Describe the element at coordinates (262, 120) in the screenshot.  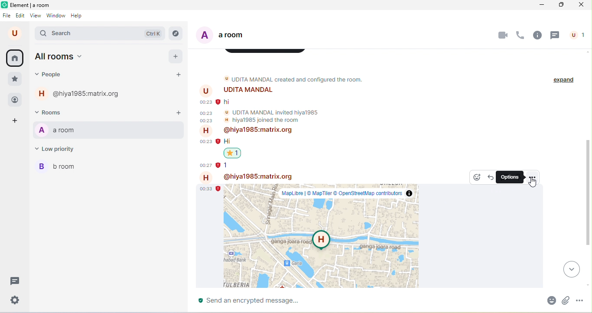
I see `hiya1985 joined the room` at that location.